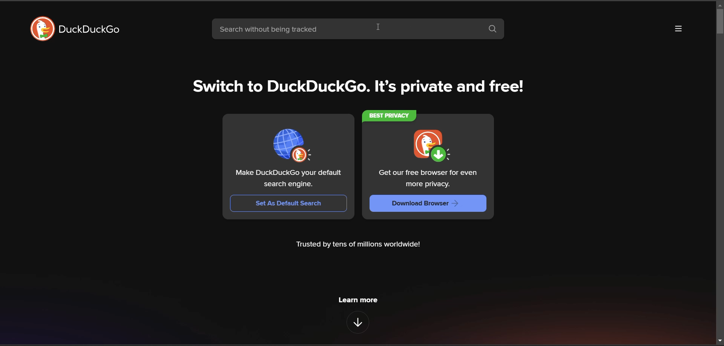 This screenshot has width=724, height=346. What do you see at coordinates (358, 300) in the screenshot?
I see `learn more` at bounding box center [358, 300].